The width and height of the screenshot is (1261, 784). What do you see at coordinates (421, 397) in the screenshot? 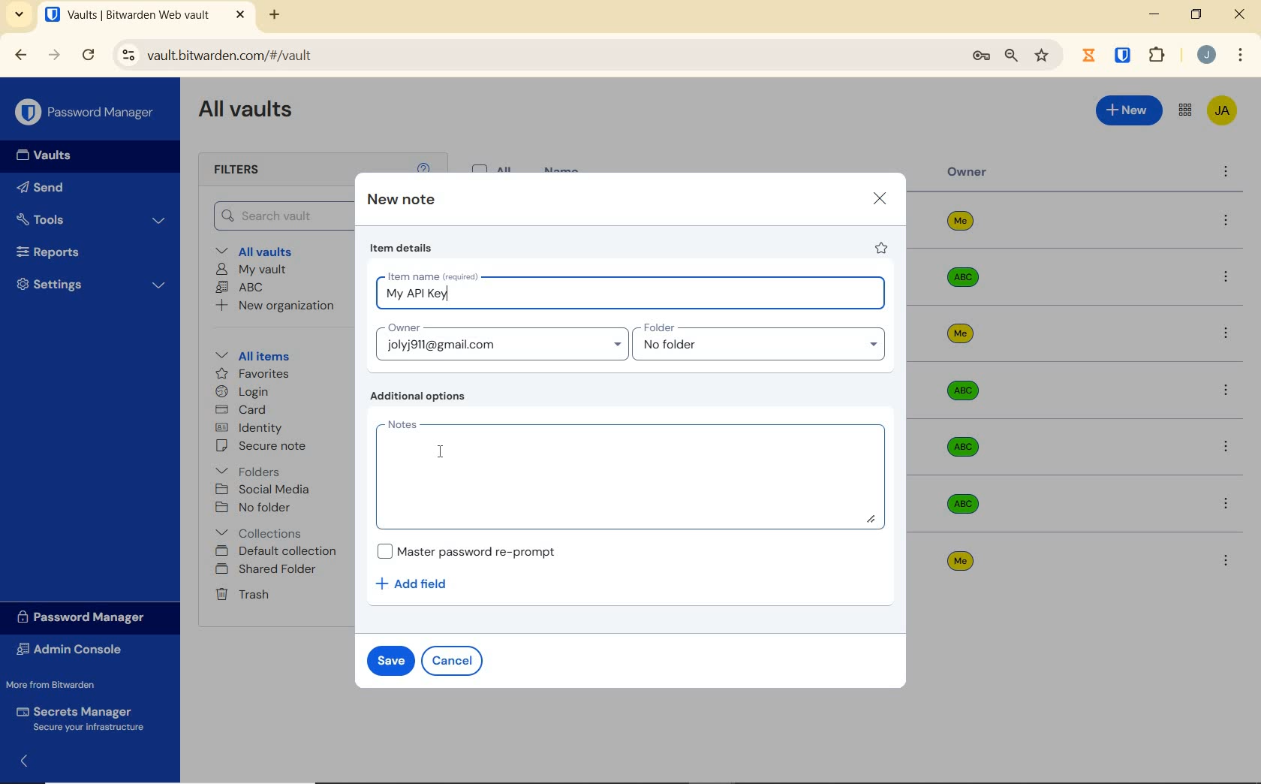
I see `Additional options` at bounding box center [421, 397].